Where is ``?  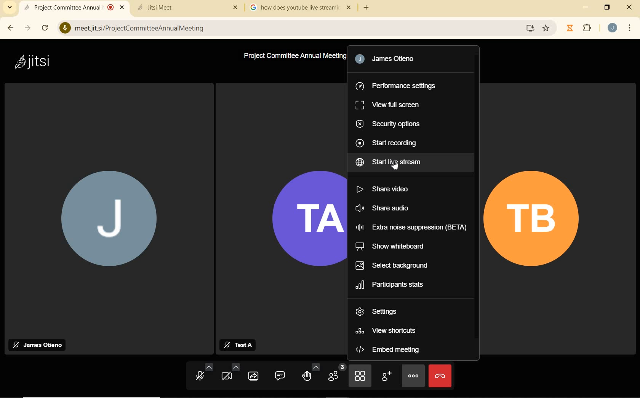
 is located at coordinates (235, 8).